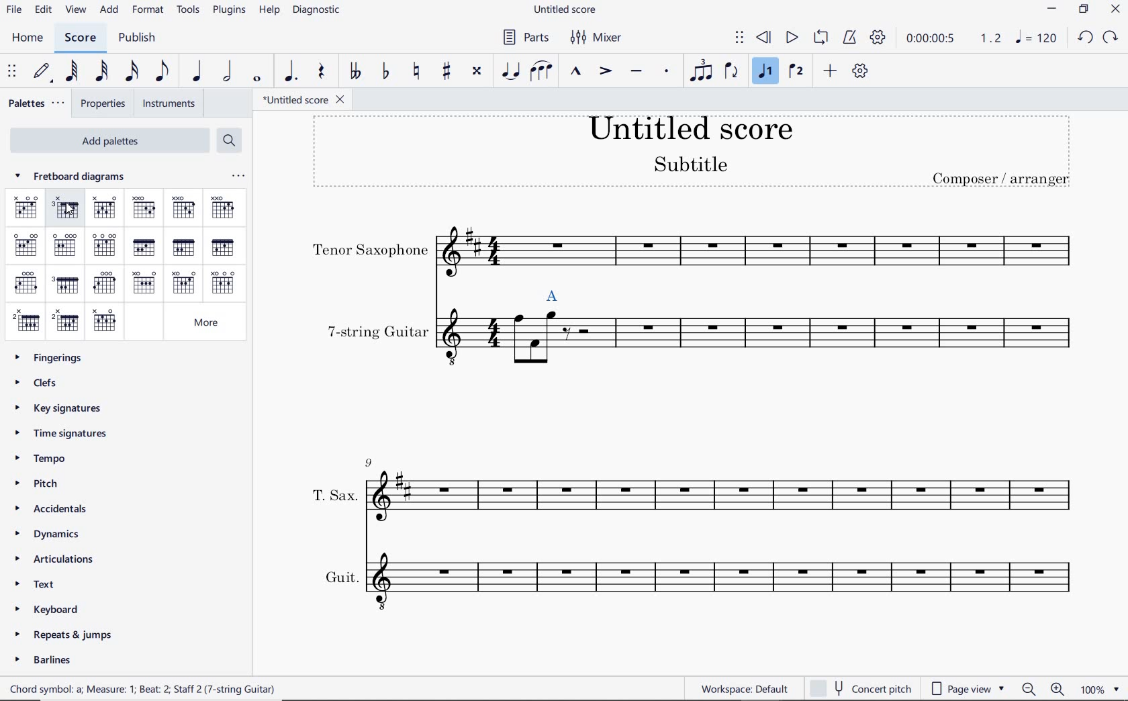 Image resolution: width=1128 pixels, height=701 pixels. I want to click on PLAY SPEED, so click(953, 38).